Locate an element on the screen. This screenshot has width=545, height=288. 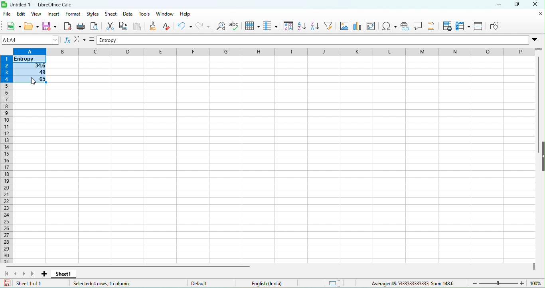
hyperlink is located at coordinates (405, 27).